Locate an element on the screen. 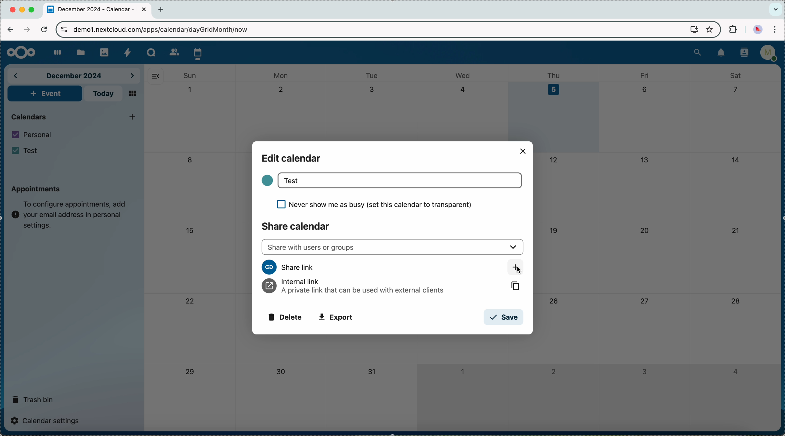 The height and width of the screenshot is (436, 785). extensions is located at coordinates (732, 30).